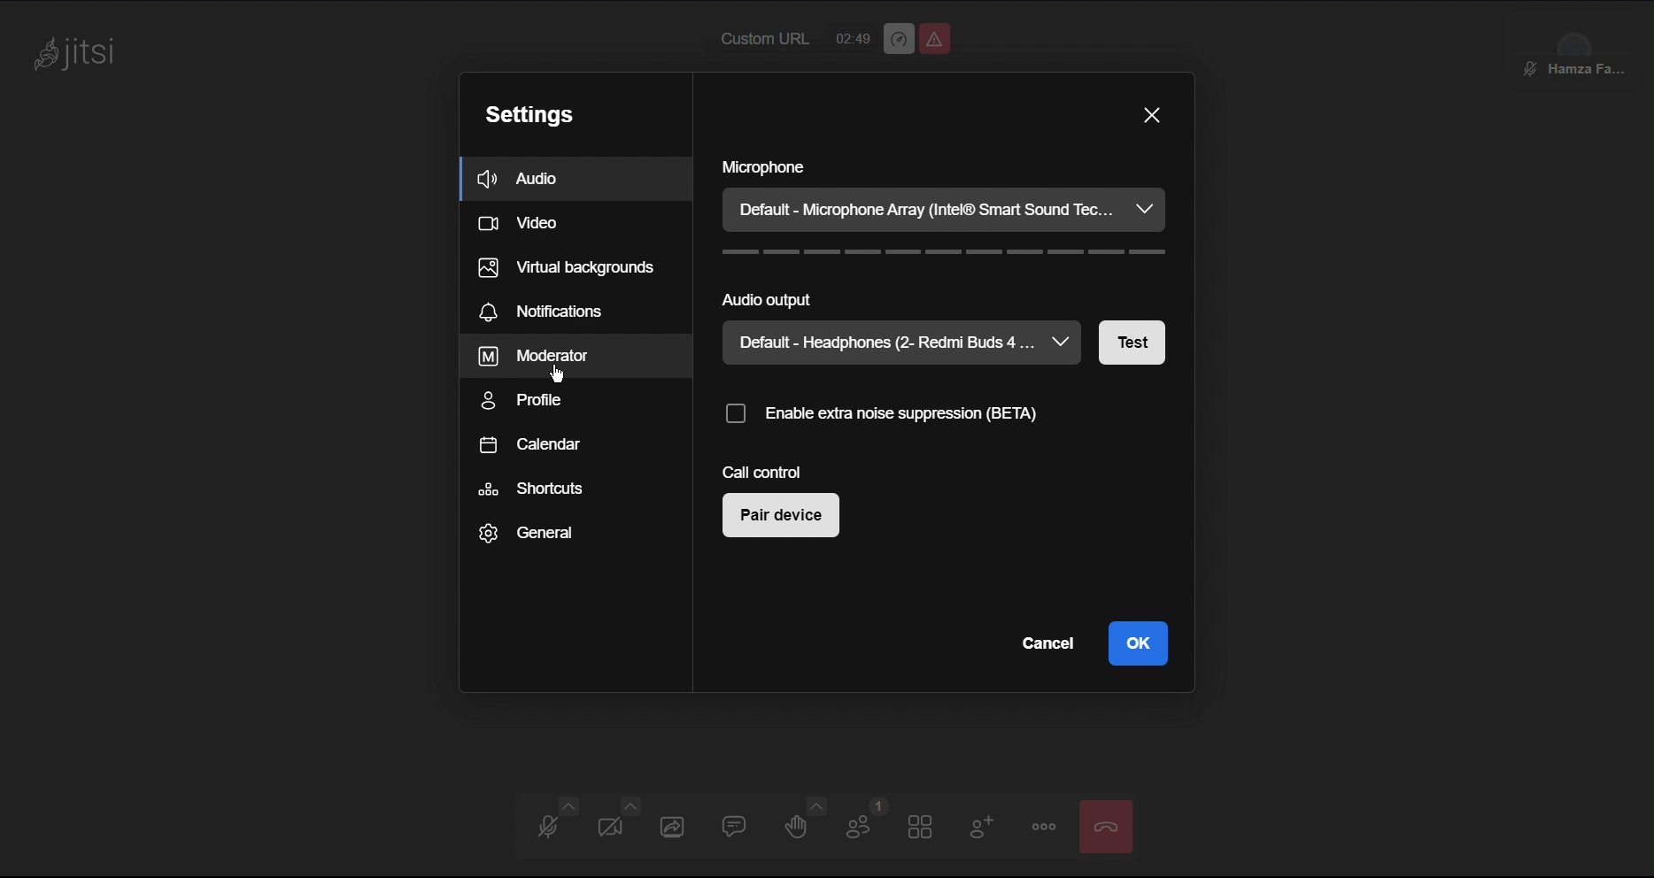 Image resolution: width=1654 pixels, height=878 pixels. Describe the element at coordinates (530, 445) in the screenshot. I see `Calendar` at that location.